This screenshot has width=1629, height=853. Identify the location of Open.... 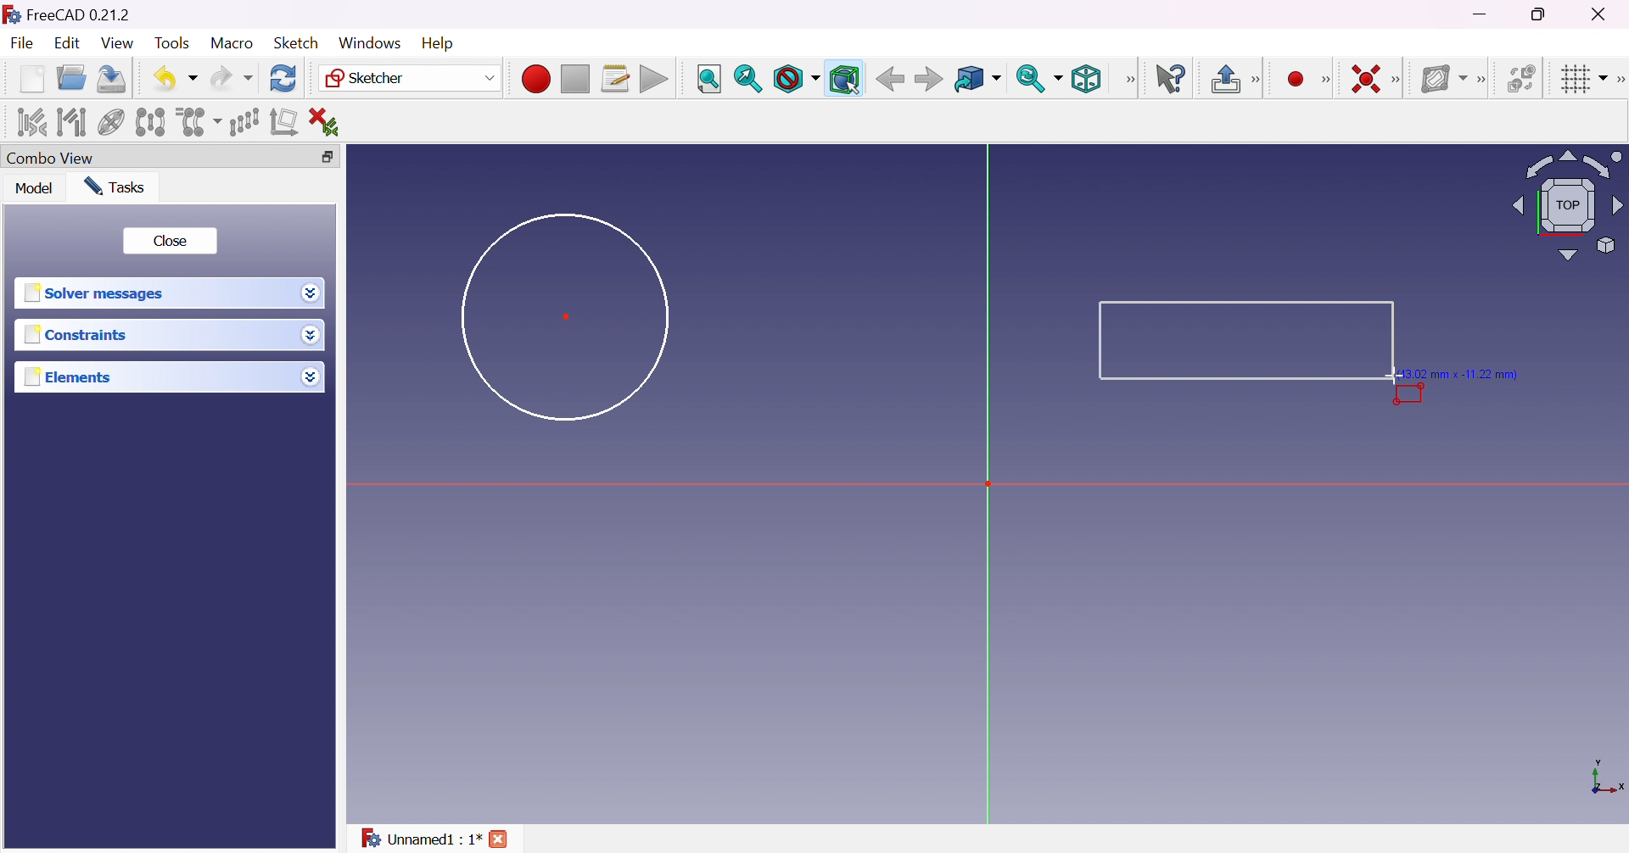
(70, 79).